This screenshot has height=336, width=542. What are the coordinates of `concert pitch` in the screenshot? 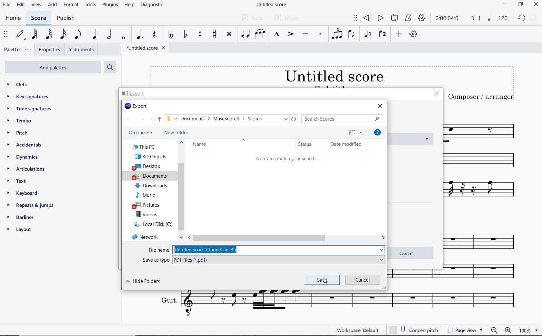 It's located at (414, 330).